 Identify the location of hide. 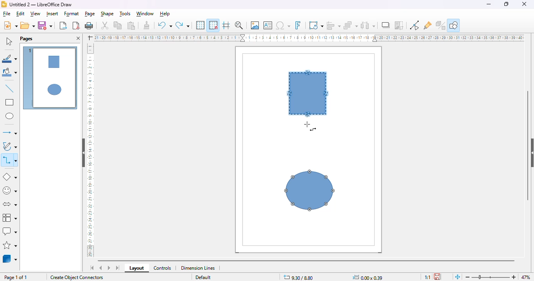
(84, 153).